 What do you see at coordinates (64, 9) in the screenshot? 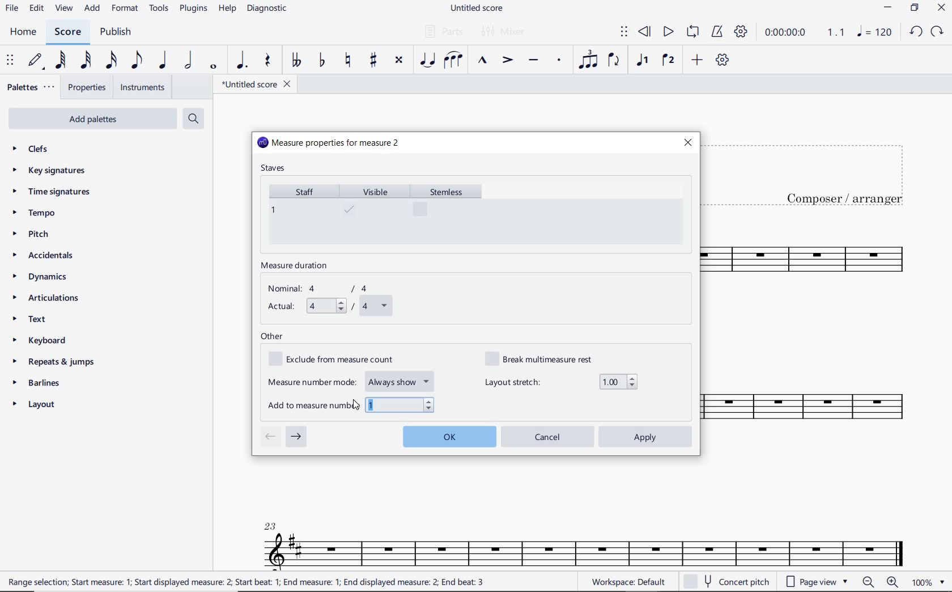
I see `VIEW` at bounding box center [64, 9].